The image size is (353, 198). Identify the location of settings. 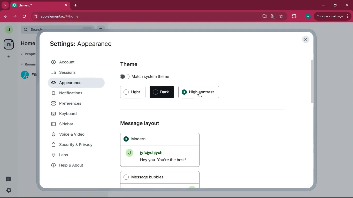
(9, 190).